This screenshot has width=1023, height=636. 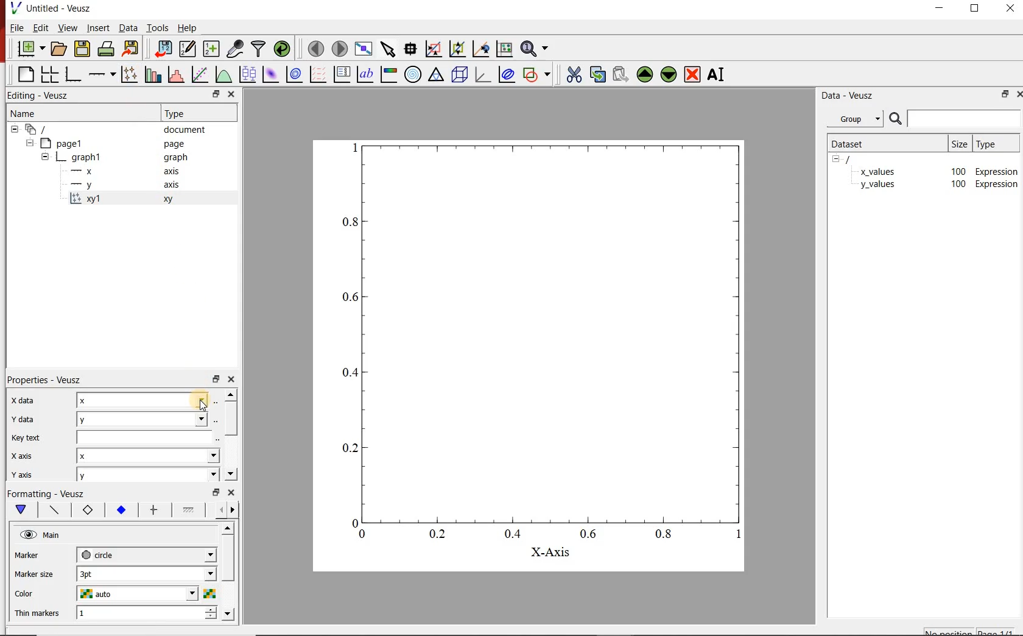 I want to click on view, so click(x=68, y=27).